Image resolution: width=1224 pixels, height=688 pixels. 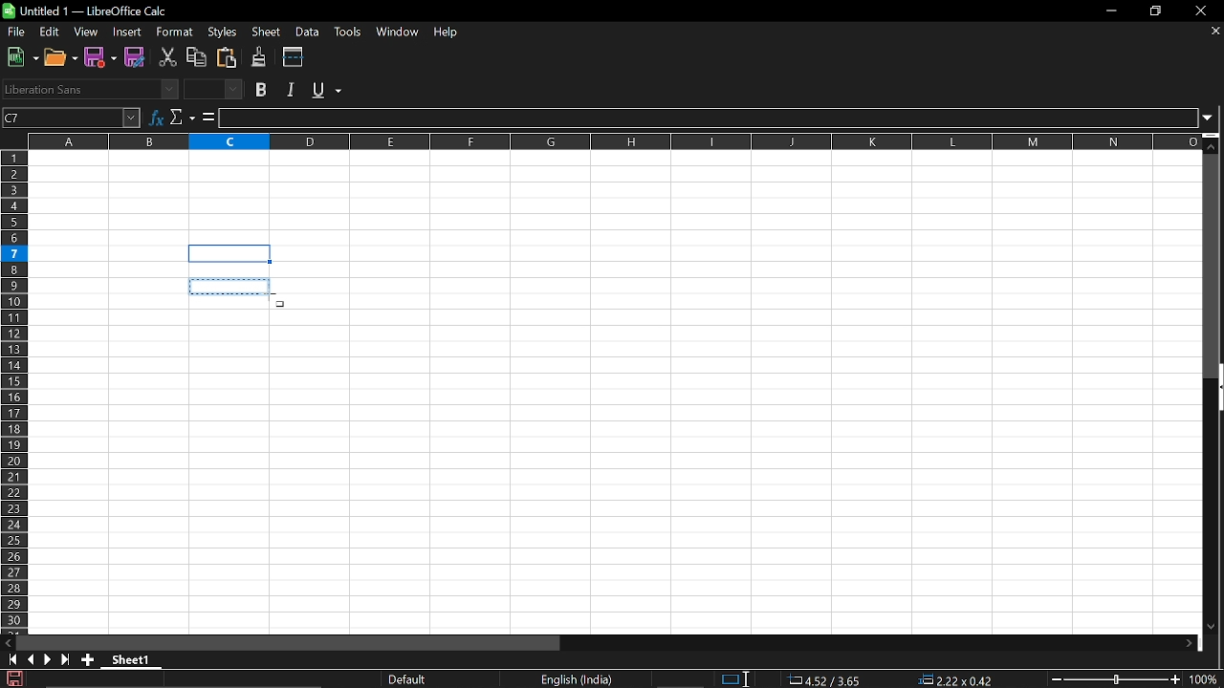 What do you see at coordinates (450, 33) in the screenshot?
I see `HElp` at bounding box center [450, 33].